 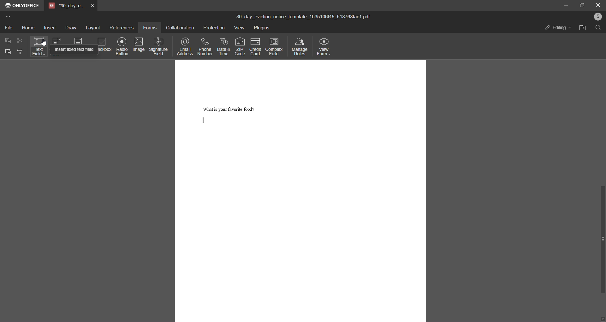 I want to click on open file location, so click(x=581, y=27).